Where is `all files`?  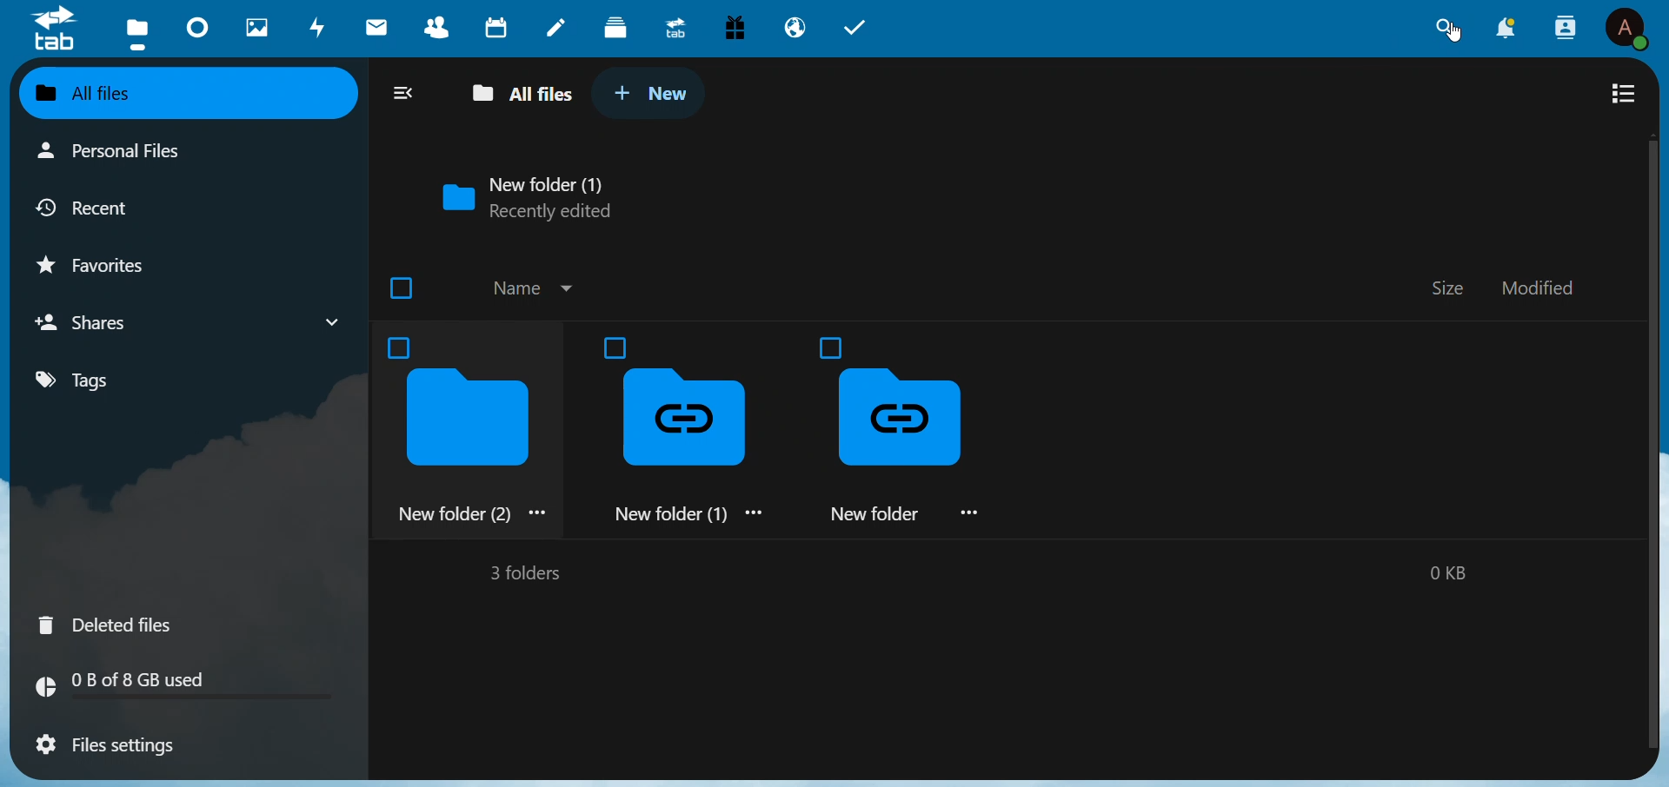
all files is located at coordinates (184, 92).